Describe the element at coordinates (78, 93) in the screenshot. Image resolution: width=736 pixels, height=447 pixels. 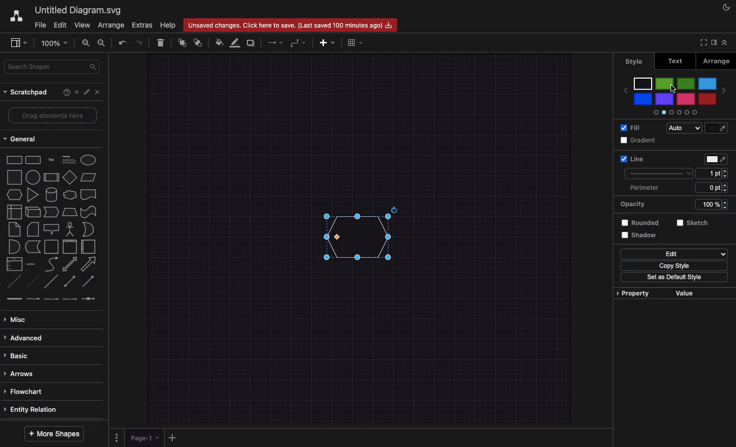
I see `Add` at that location.